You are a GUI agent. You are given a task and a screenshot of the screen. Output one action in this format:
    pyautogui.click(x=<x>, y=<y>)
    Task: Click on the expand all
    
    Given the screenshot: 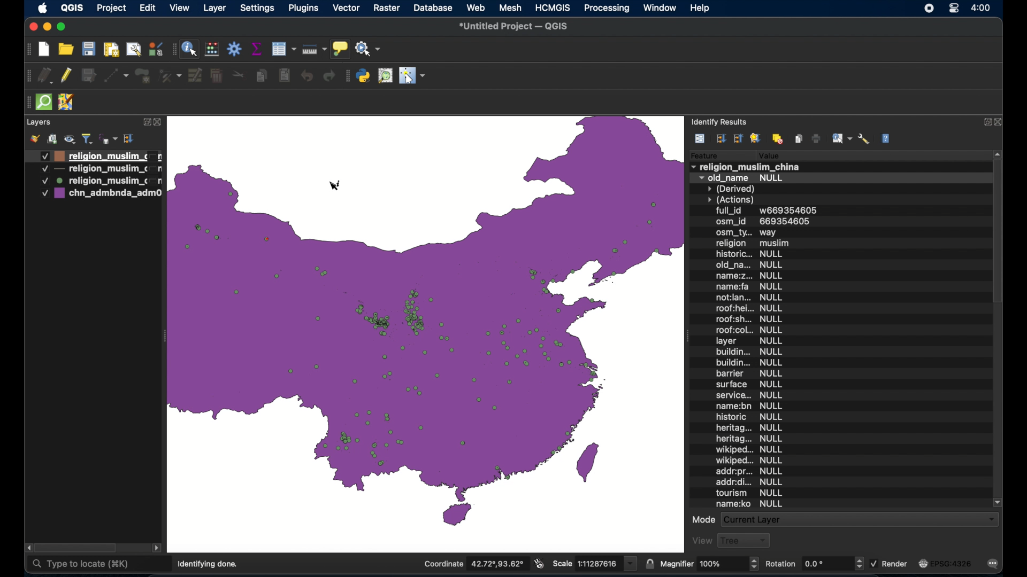 What is the action you would take?
    pyautogui.click(x=129, y=139)
    